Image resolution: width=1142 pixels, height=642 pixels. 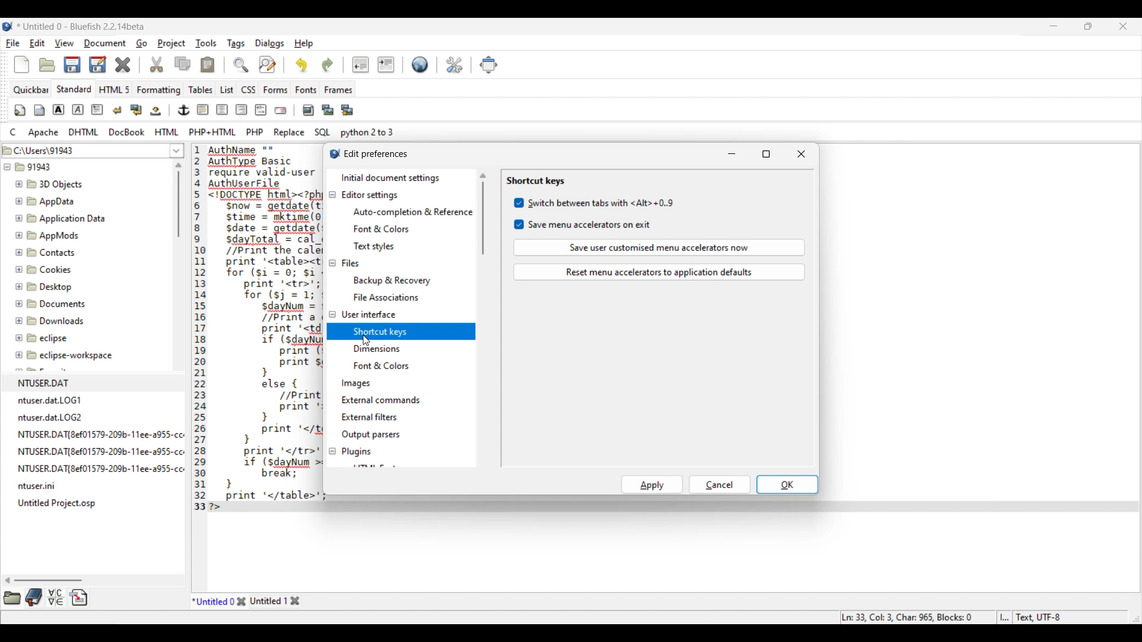 I want to click on Cut, so click(x=156, y=65).